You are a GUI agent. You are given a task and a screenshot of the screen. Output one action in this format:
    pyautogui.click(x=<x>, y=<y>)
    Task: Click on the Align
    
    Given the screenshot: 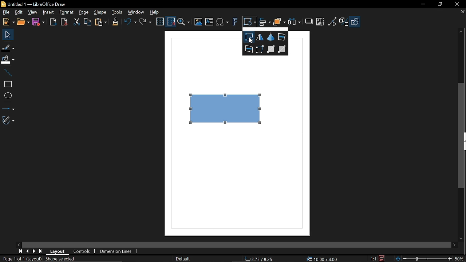 What is the action you would take?
    pyautogui.click(x=265, y=23)
    